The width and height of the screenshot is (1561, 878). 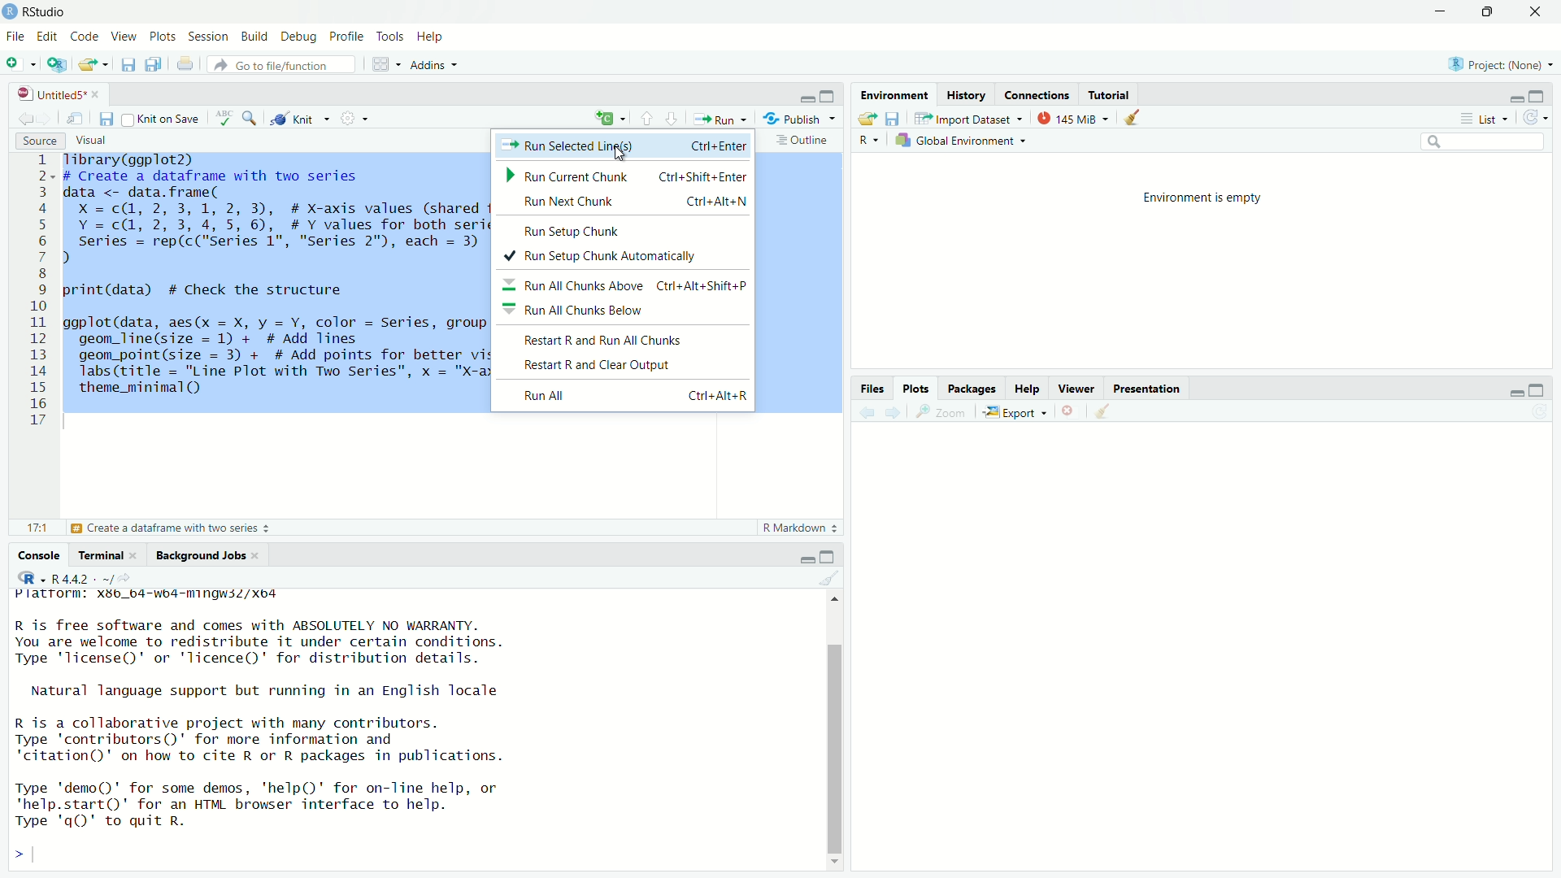 What do you see at coordinates (577, 310) in the screenshot?
I see `Run all chunks below` at bounding box center [577, 310].